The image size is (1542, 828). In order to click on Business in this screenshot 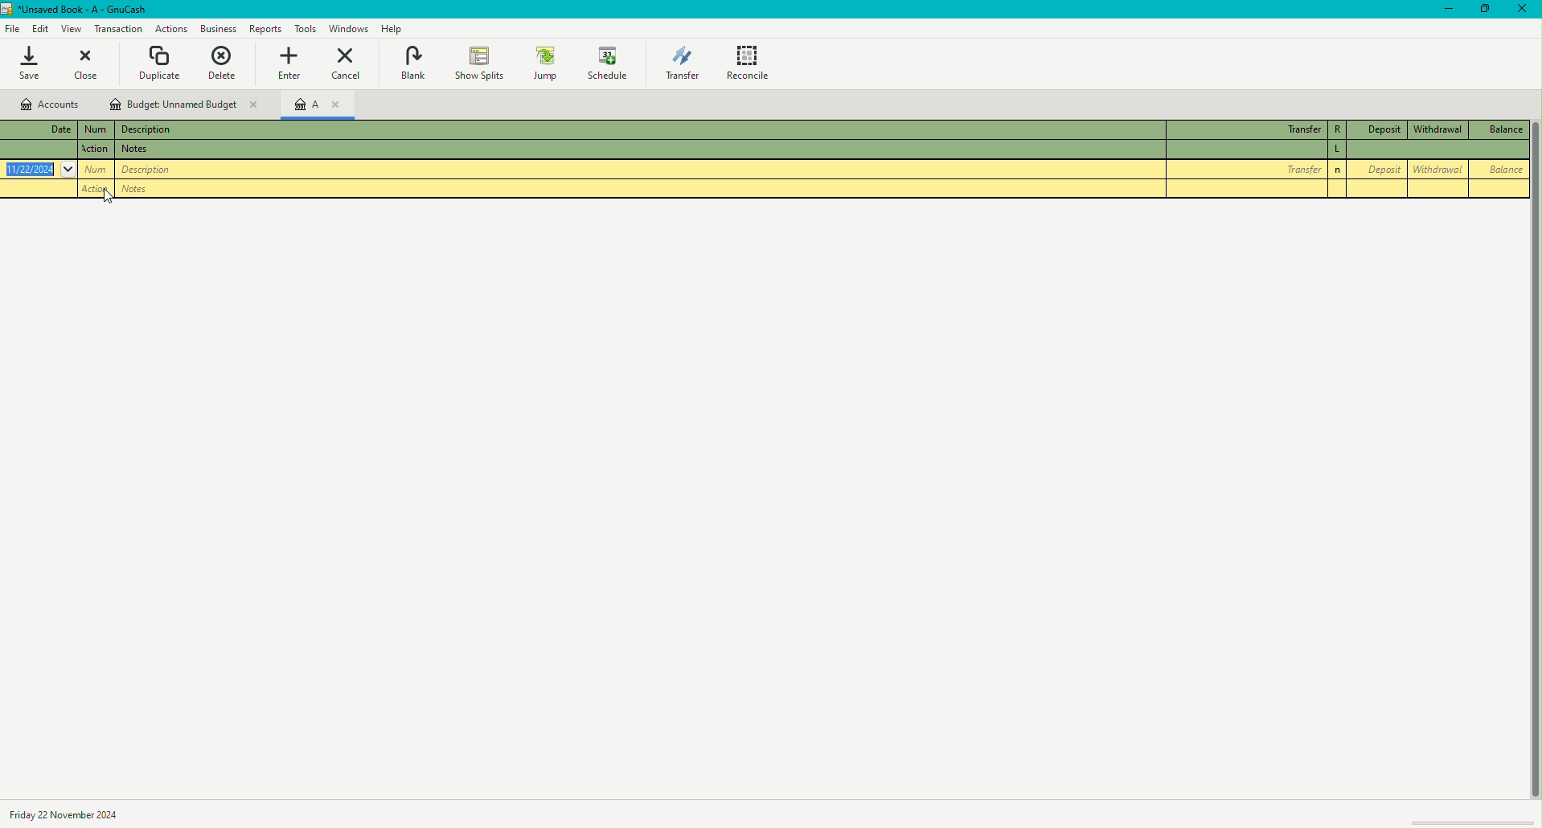, I will do `click(170, 28)`.